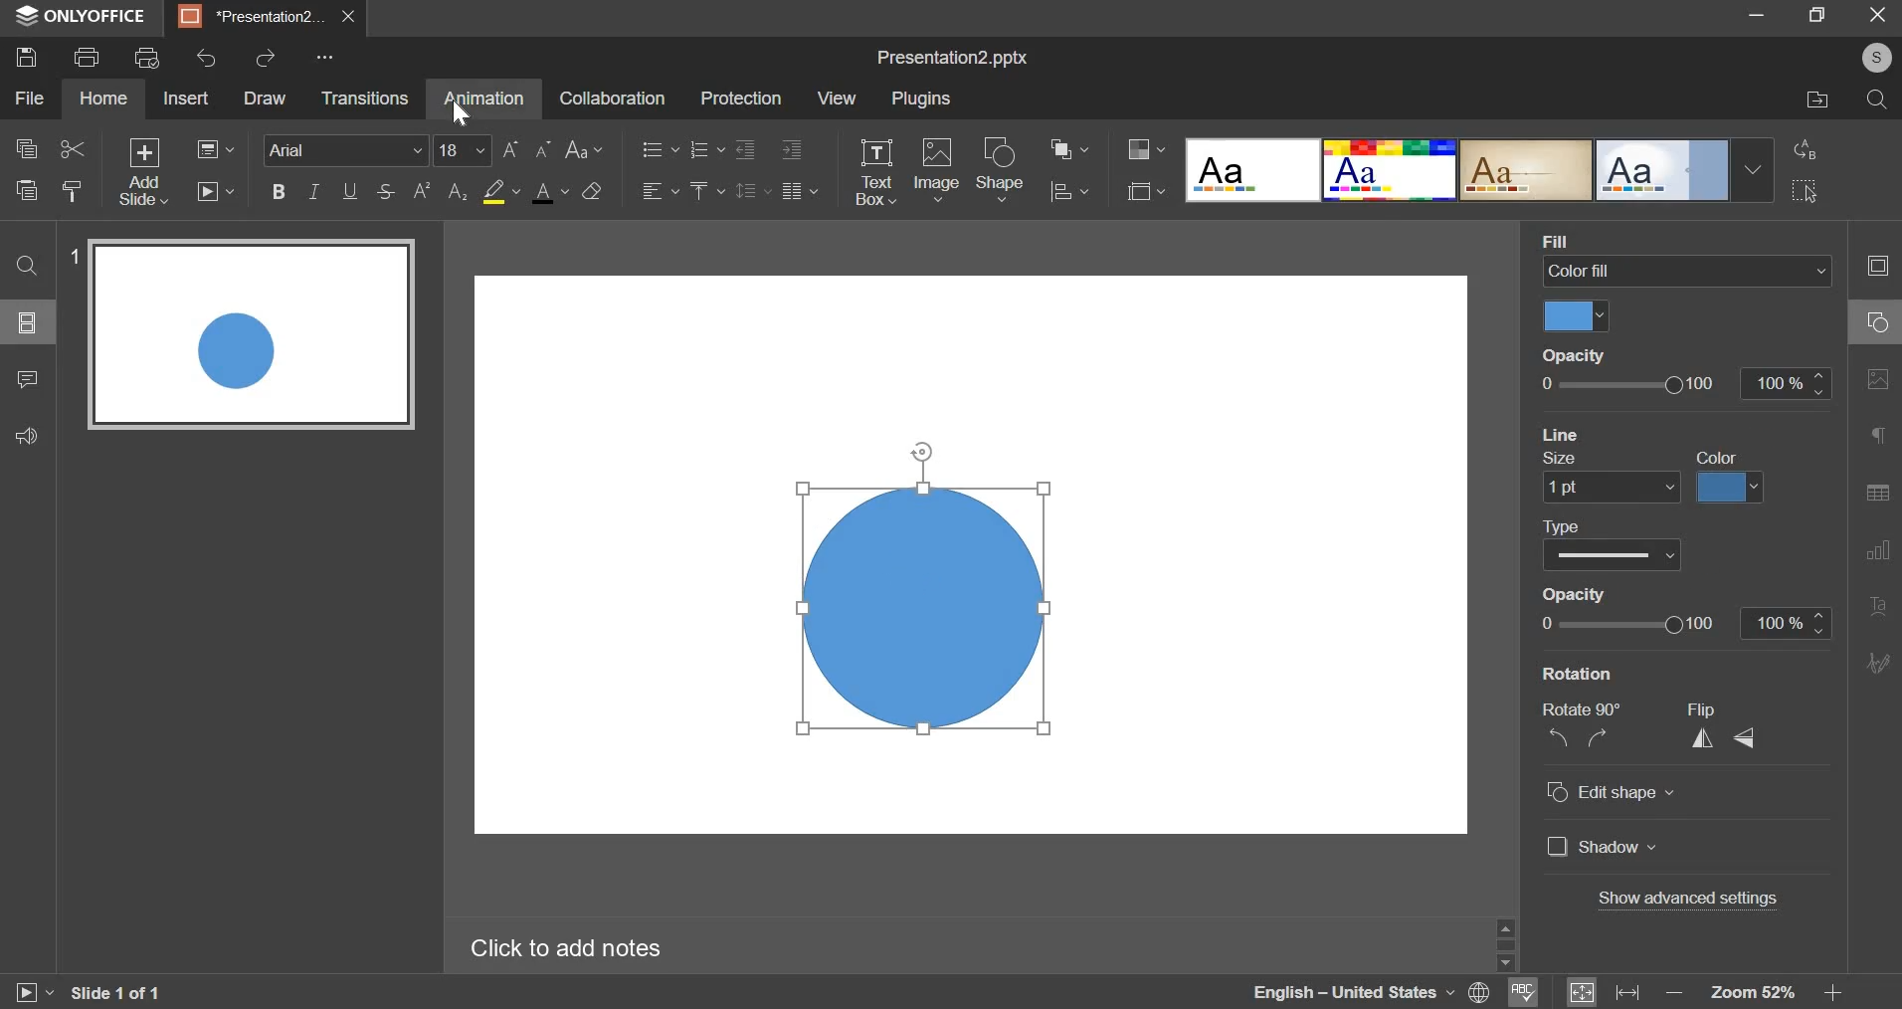  I want to click on align shape, so click(1066, 190).